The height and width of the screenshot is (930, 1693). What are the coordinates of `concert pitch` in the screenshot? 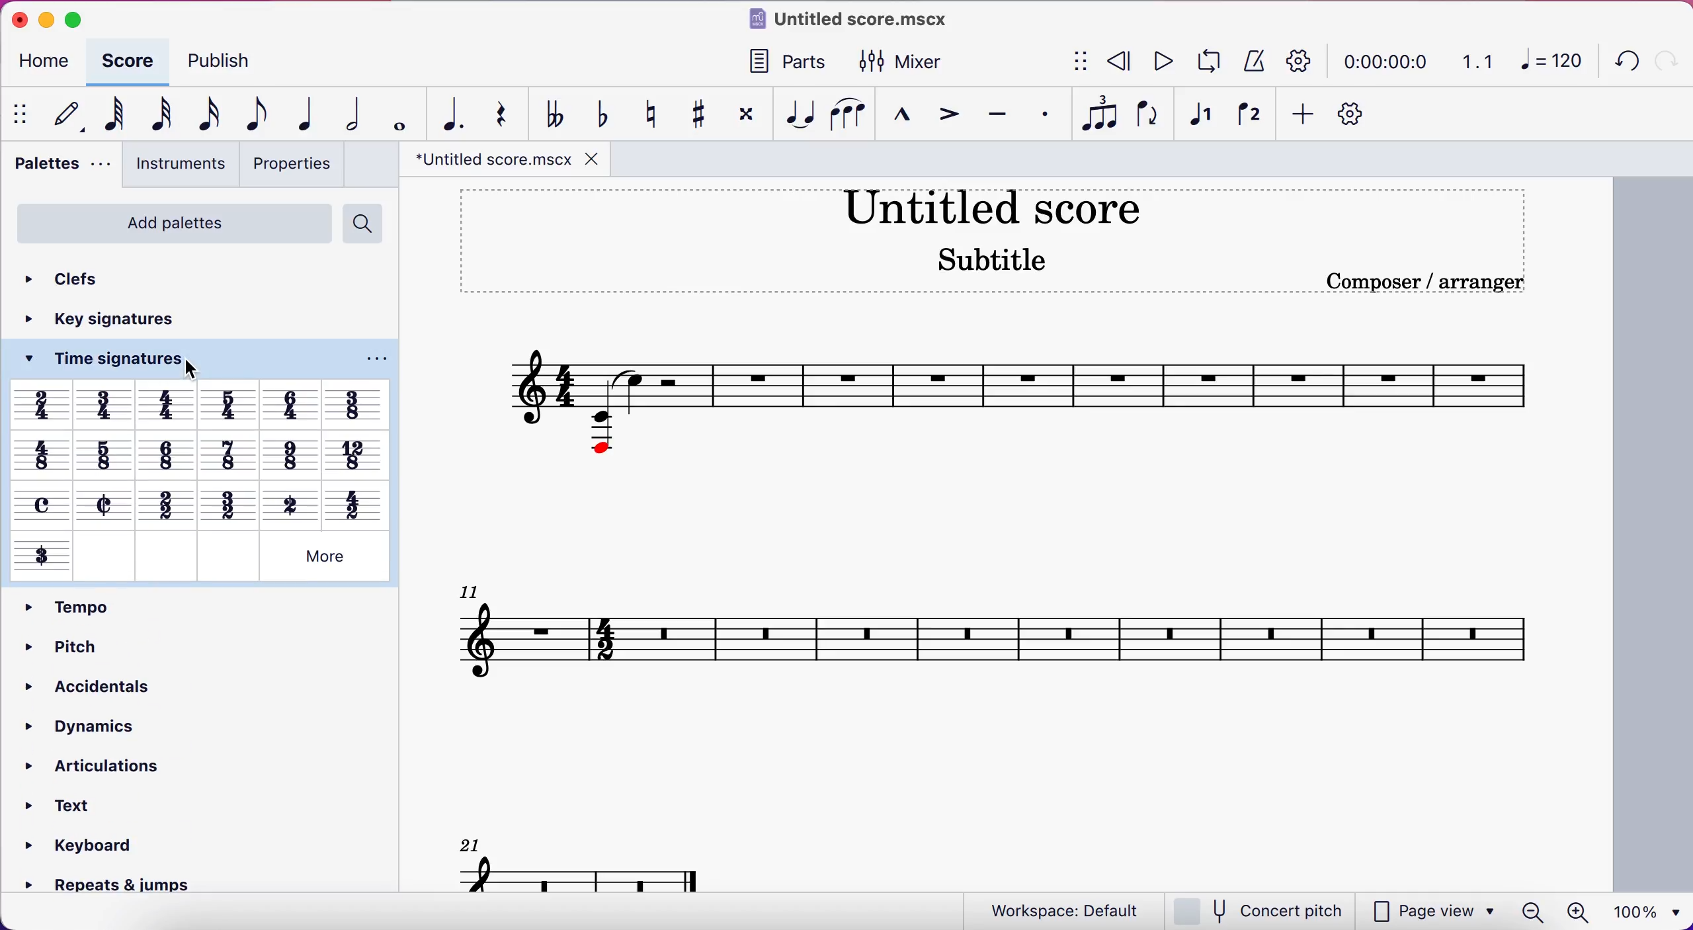 It's located at (1260, 911).